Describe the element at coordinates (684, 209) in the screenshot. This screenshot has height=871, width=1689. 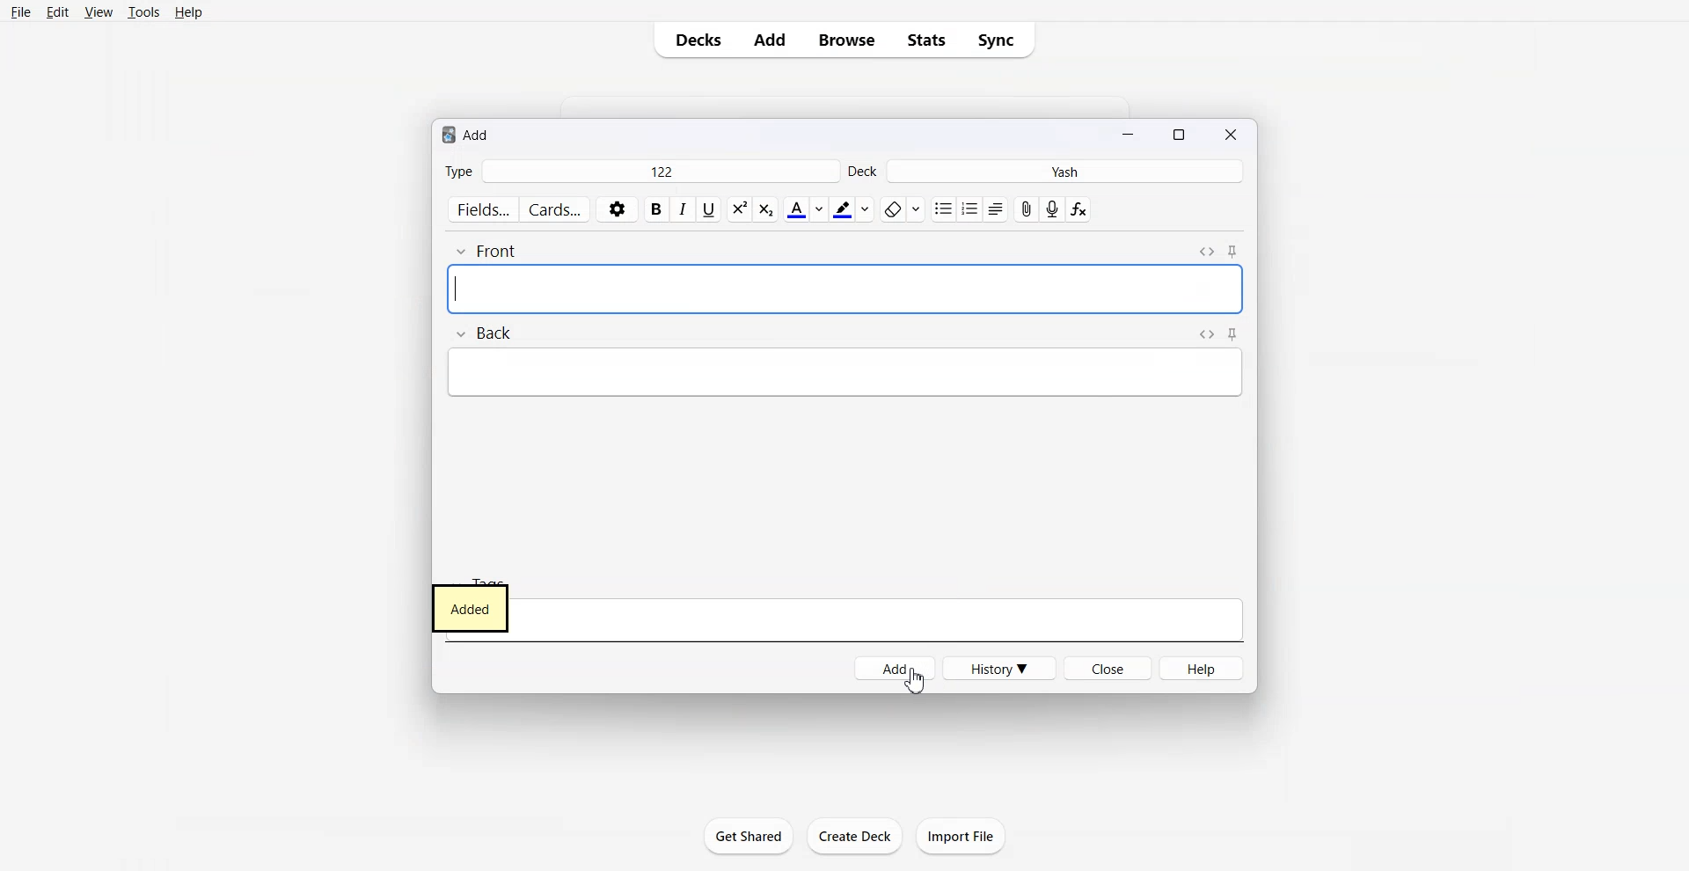
I see `Italic` at that location.